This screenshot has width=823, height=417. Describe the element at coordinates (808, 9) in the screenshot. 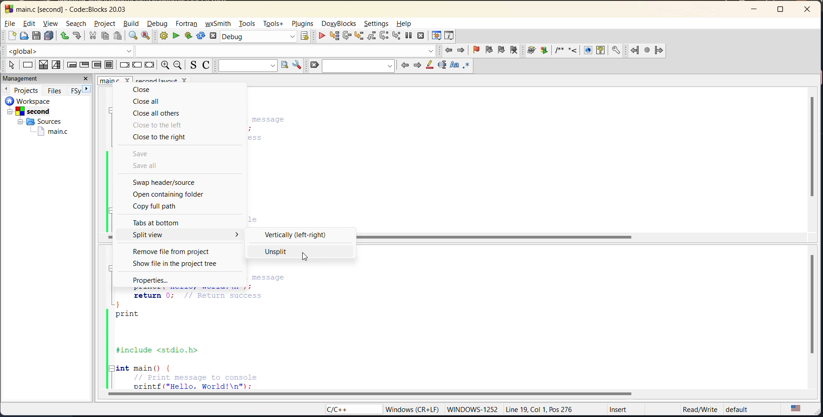

I see `close` at that location.